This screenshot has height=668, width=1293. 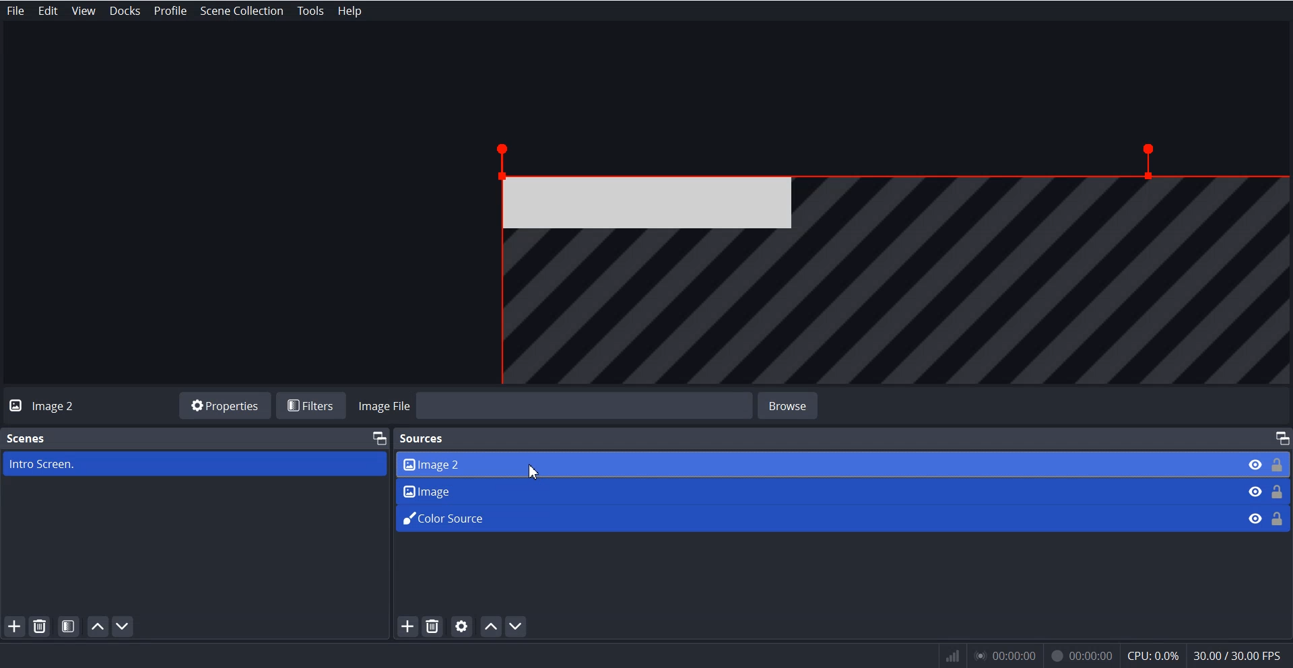 What do you see at coordinates (1281, 438) in the screenshot?
I see `Maximize` at bounding box center [1281, 438].